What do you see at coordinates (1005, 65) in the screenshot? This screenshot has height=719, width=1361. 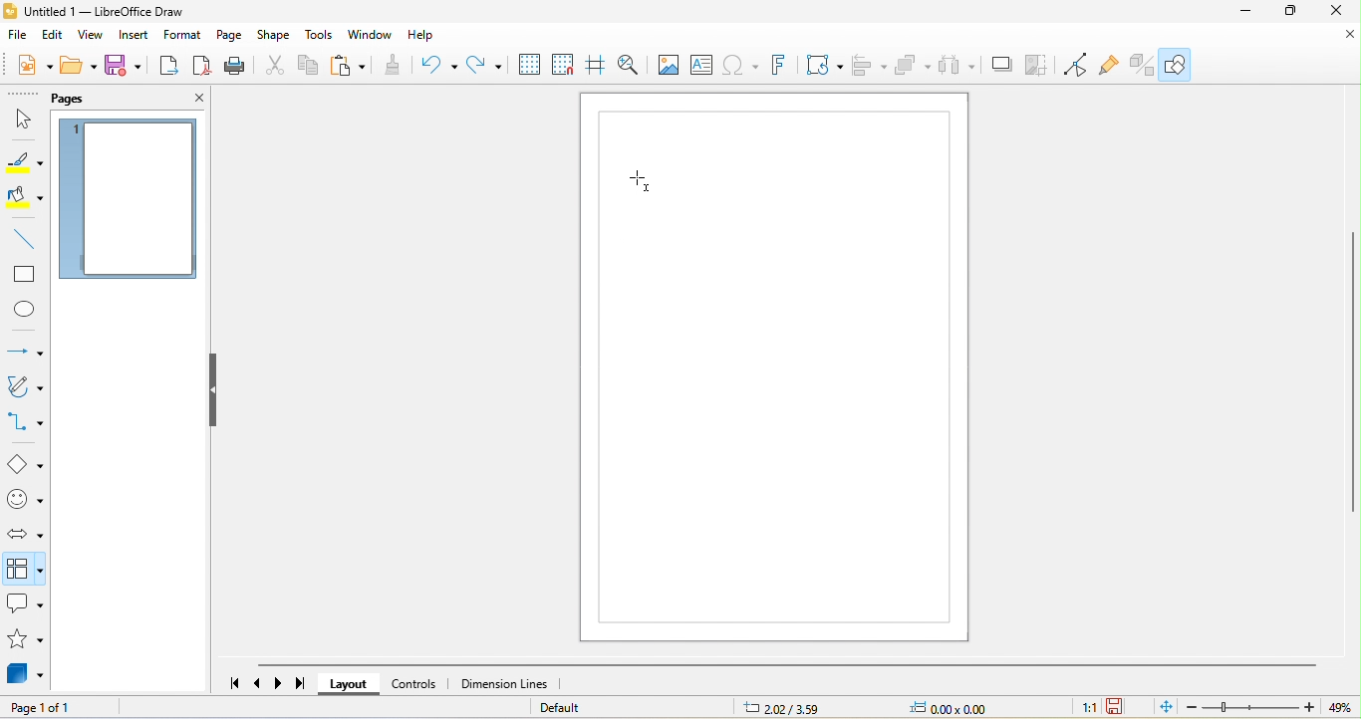 I see `shadow` at bounding box center [1005, 65].